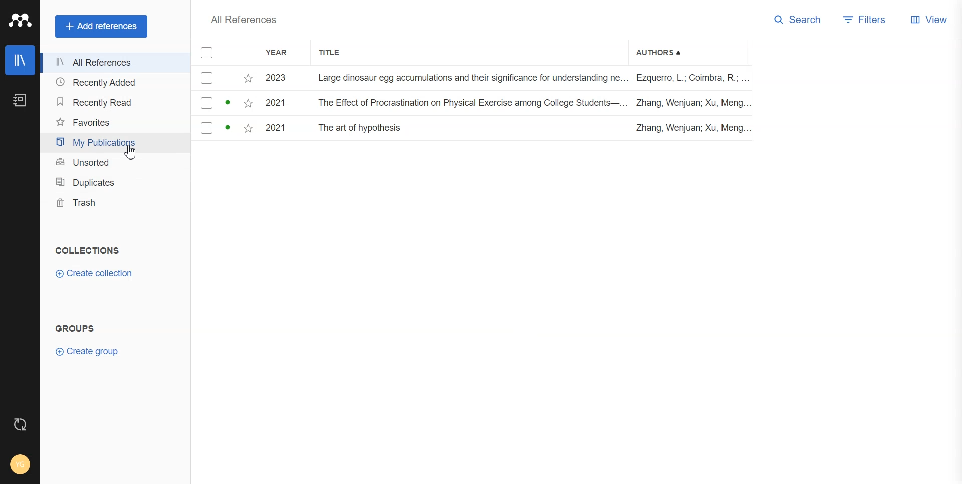 The image size is (962, 484). What do you see at coordinates (335, 53) in the screenshot?
I see `Title ` at bounding box center [335, 53].